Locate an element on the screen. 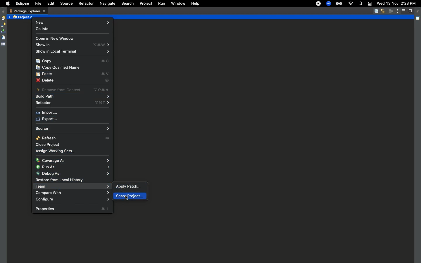 The image size is (421, 263). Window is located at coordinates (177, 3).